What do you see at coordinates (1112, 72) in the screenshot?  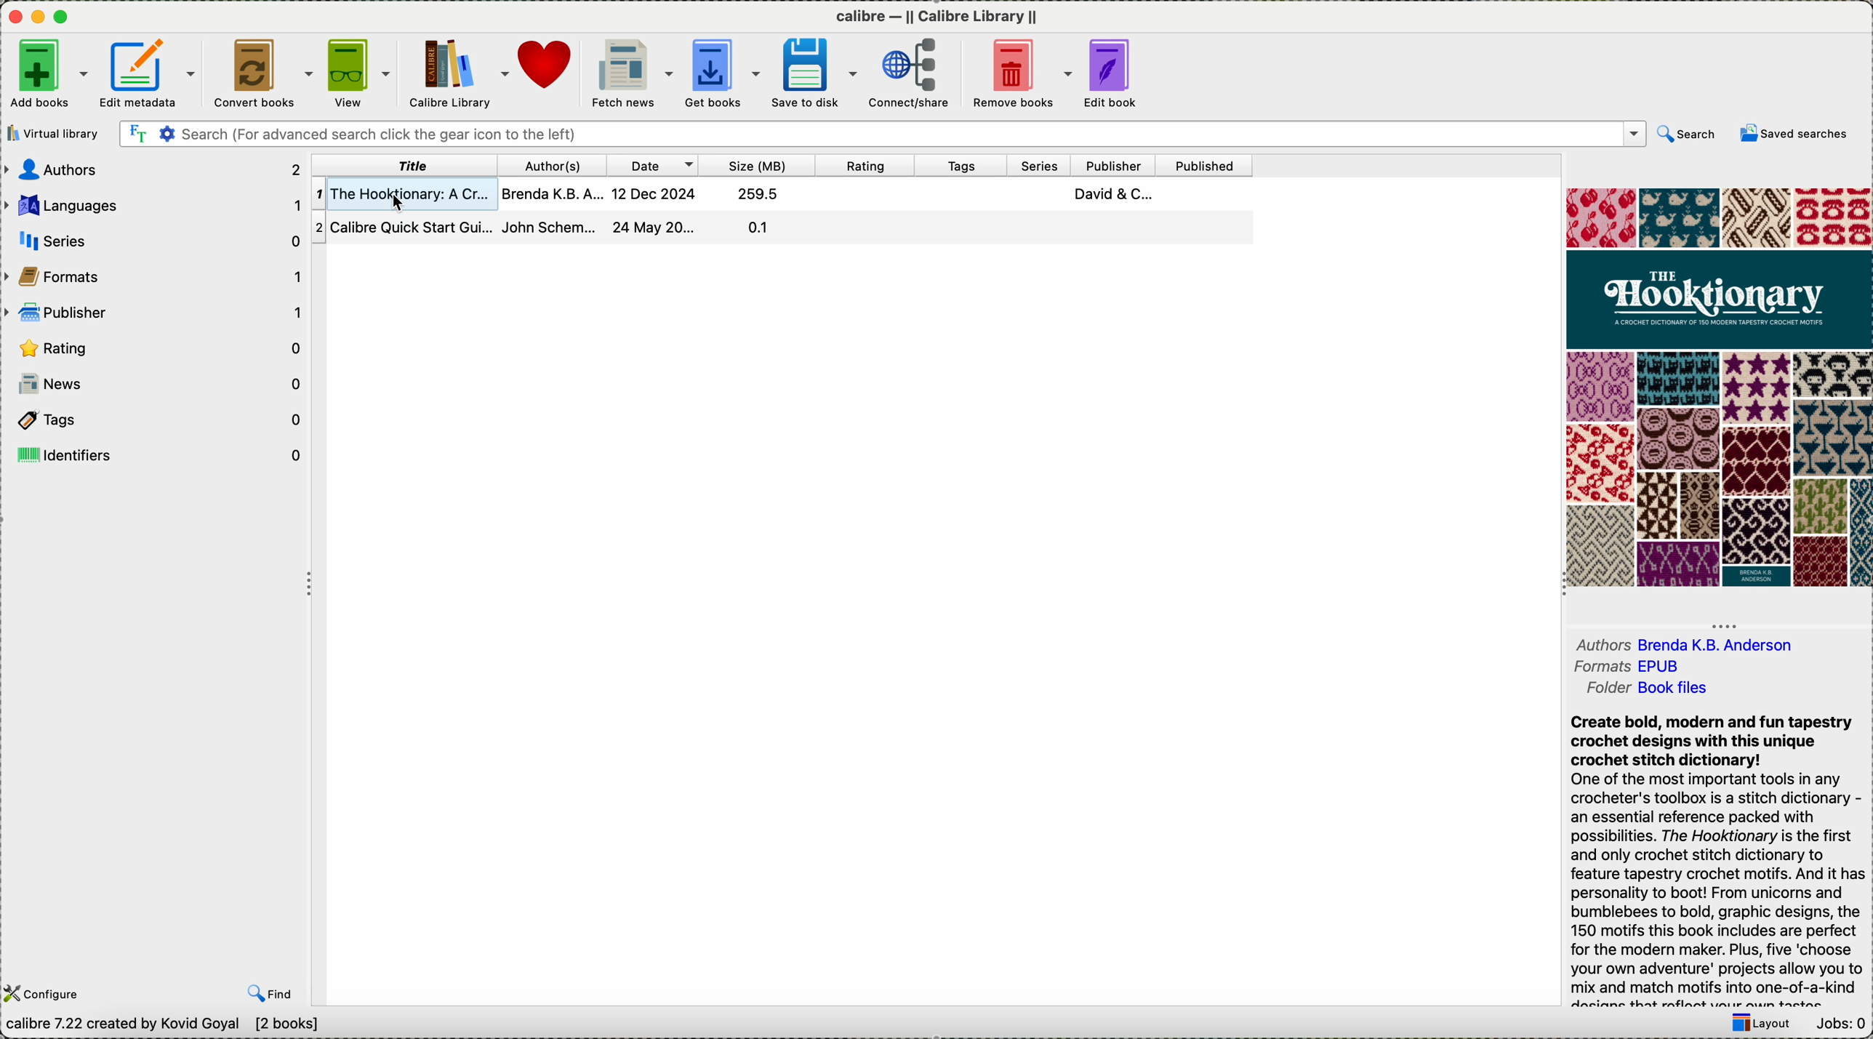 I see `edit book` at bounding box center [1112, 72].